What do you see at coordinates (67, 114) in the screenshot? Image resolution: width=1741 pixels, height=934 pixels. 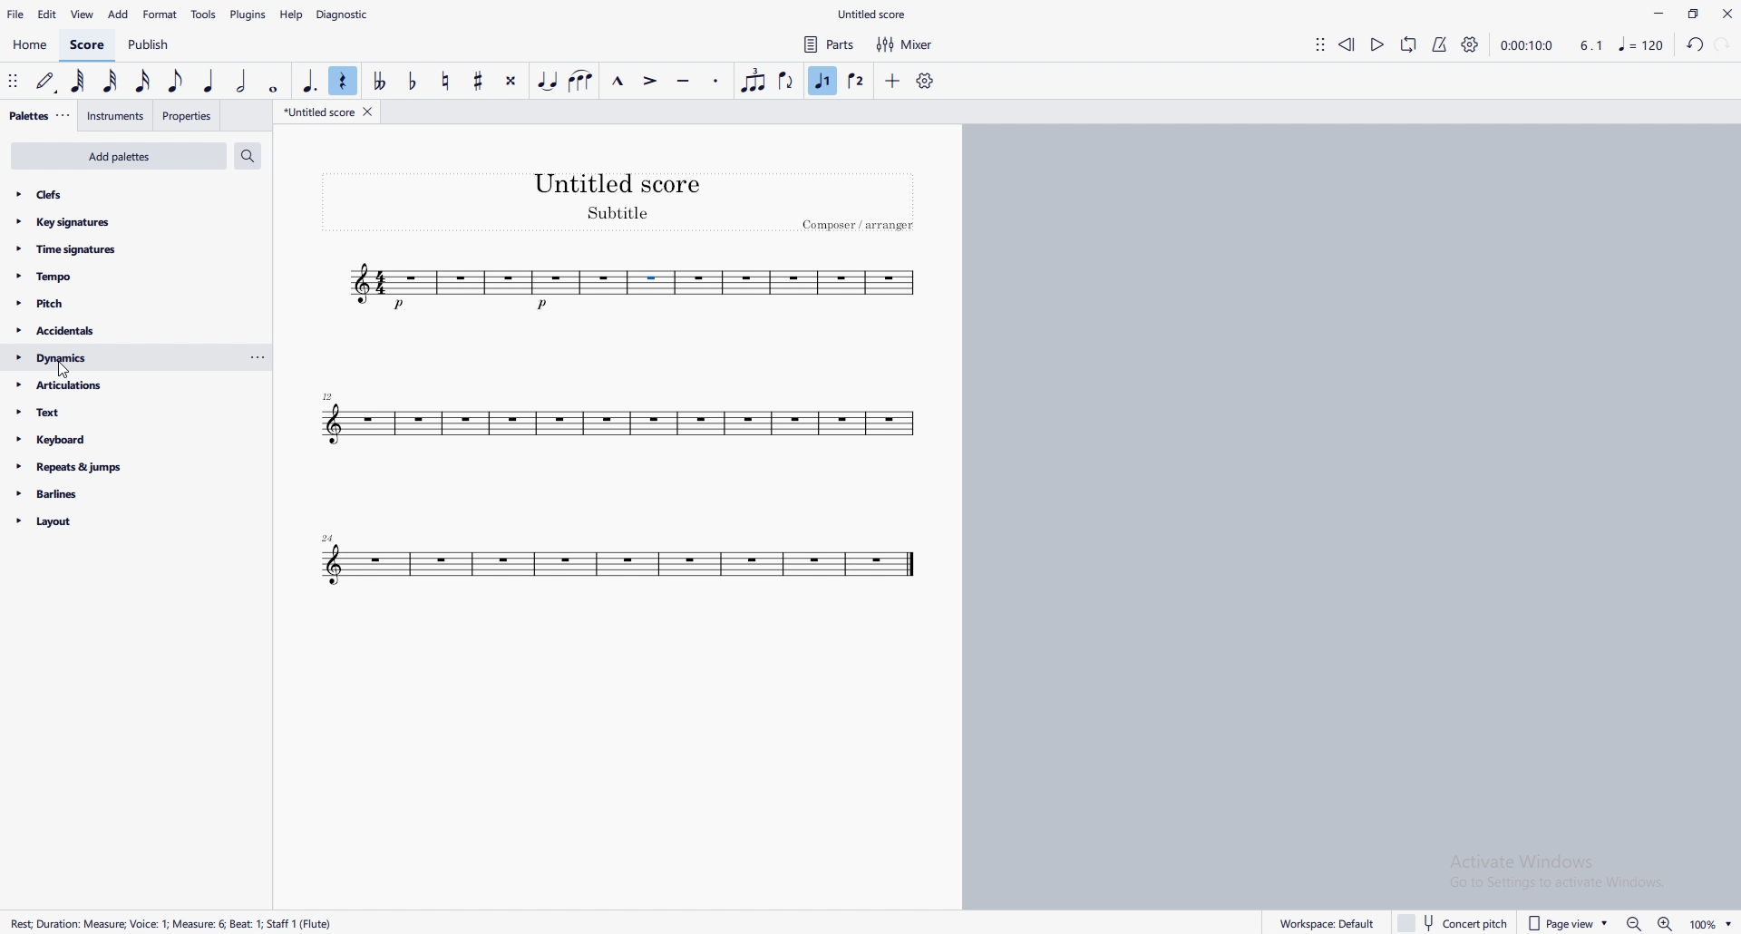 I see `adjust` at bounding box center [67, 114].